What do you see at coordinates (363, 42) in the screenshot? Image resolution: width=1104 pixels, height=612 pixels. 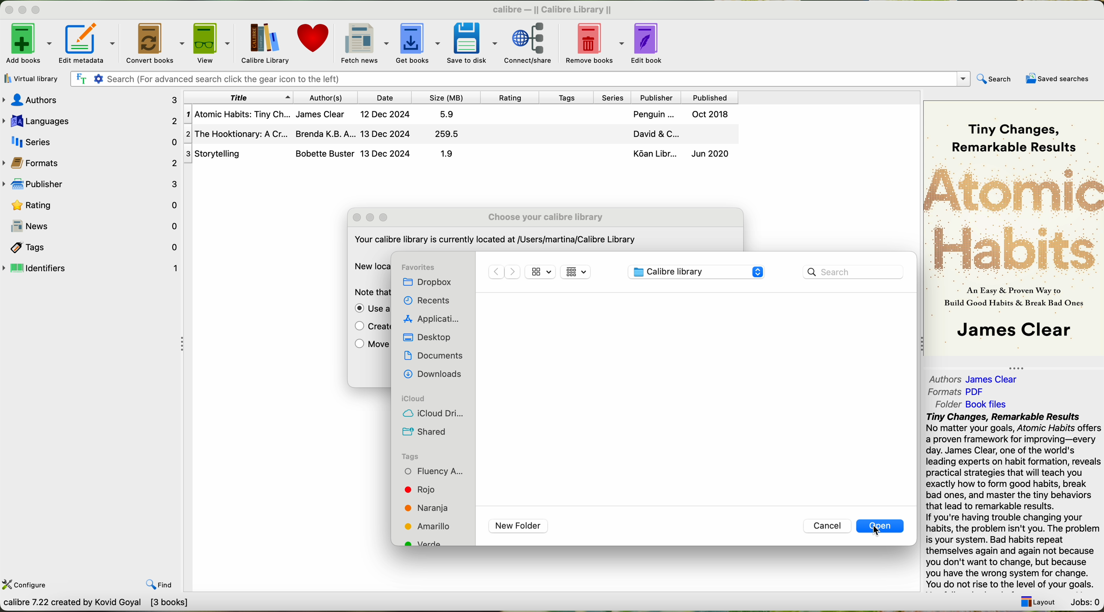 I see `fetch news` at bounding box center [363, 42].